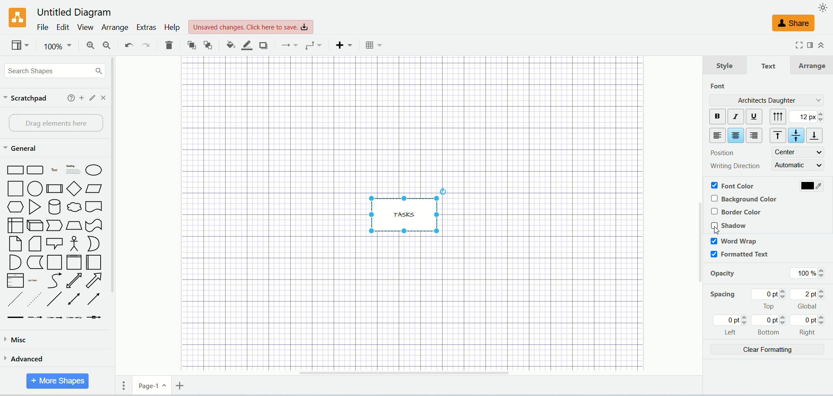 This screenshot has height=396, width=833. I want to click on shadow, so click(729, 225).